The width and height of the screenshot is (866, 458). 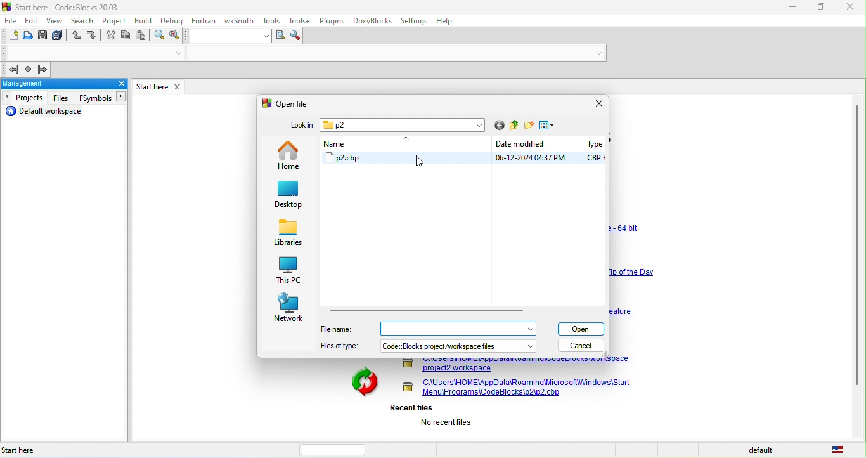 I want to click on this pc, so click(x=290, y=271).